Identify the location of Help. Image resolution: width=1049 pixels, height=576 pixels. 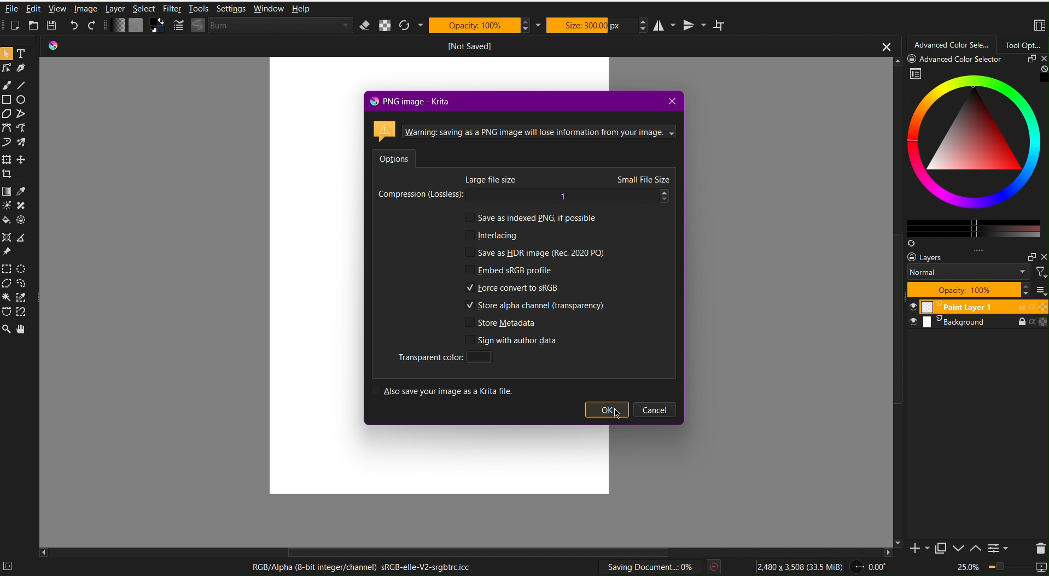
(301, 8).